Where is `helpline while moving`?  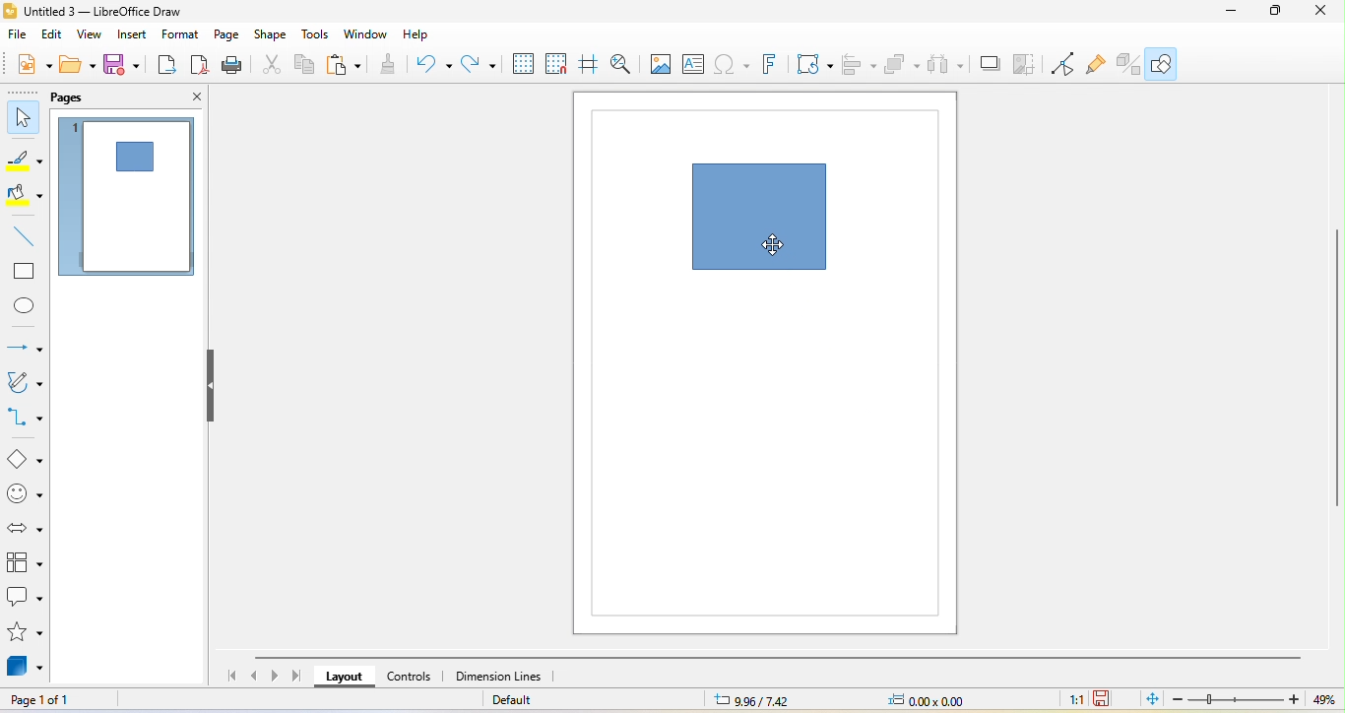
helpline while moving is located at coordinates (591, 66).